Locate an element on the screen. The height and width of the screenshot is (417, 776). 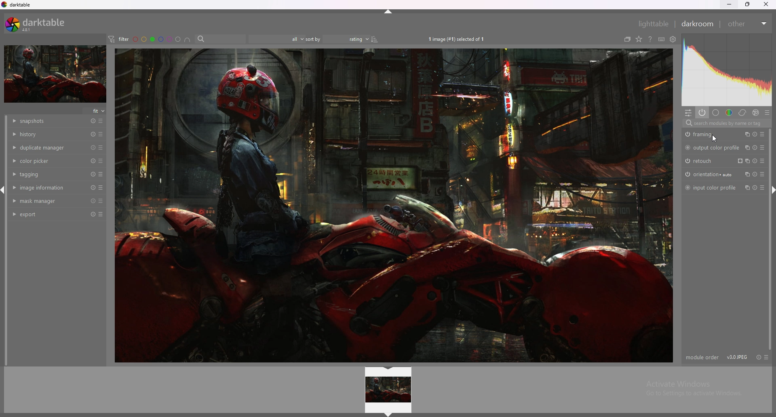
reset is located at coordinates (93, 161).